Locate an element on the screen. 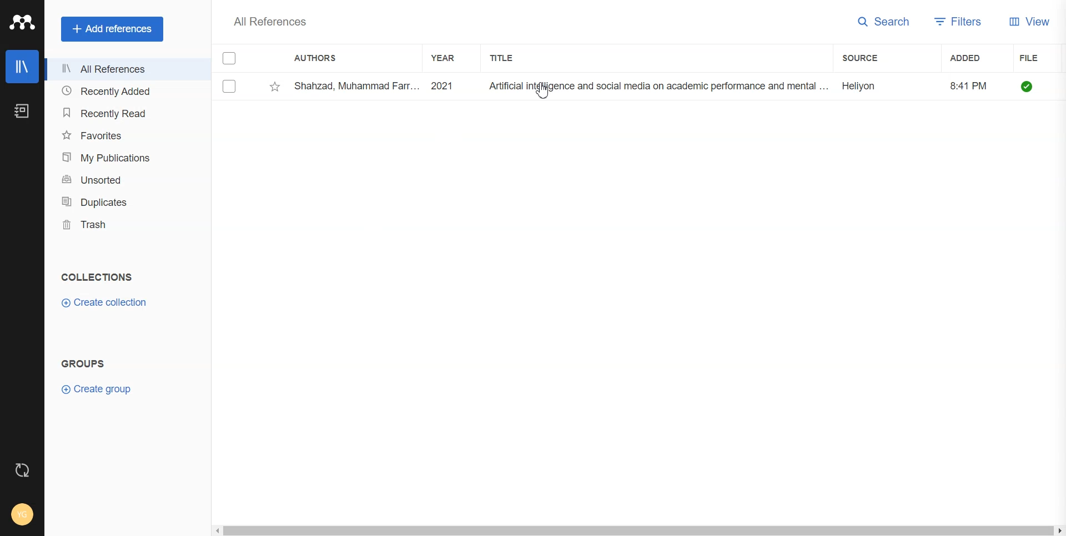  Years is located at coordinates (447, 58).